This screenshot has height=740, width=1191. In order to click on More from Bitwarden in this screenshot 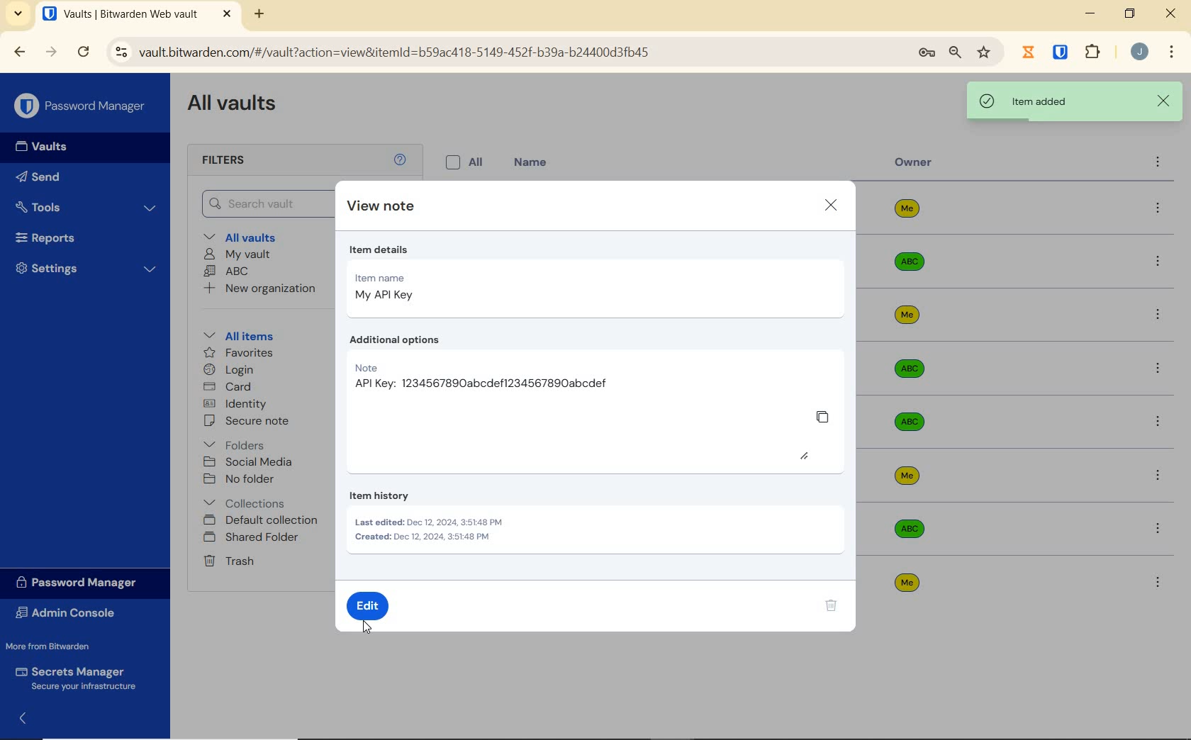, I will do `click(62, 646)`.